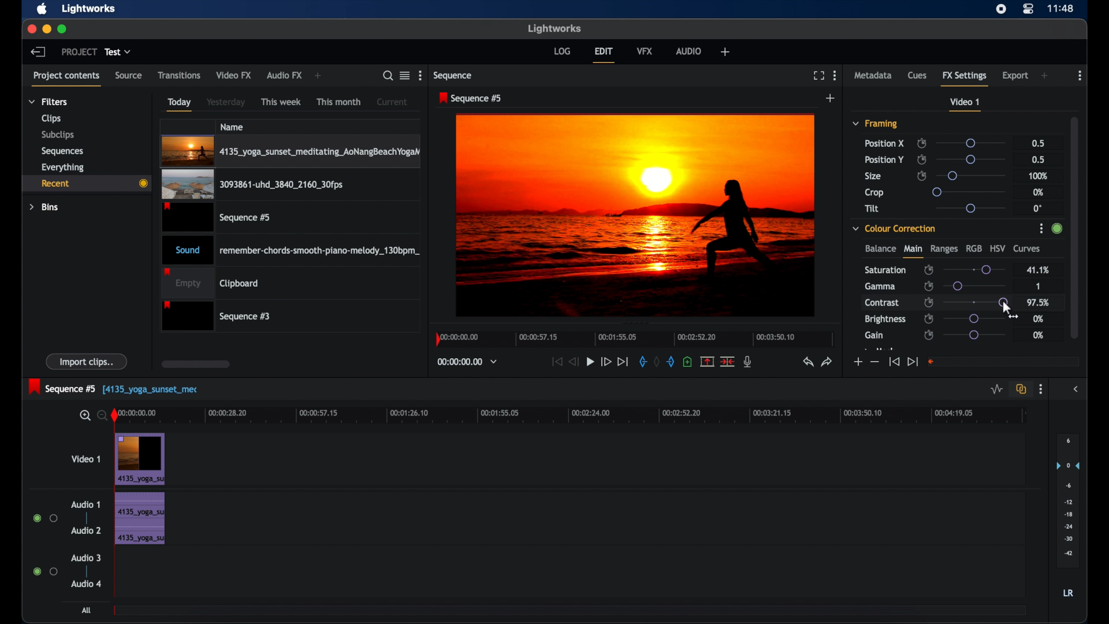  Describe the element at coordinates (252, 185) in the screenshot. I see `video clip` at that location.